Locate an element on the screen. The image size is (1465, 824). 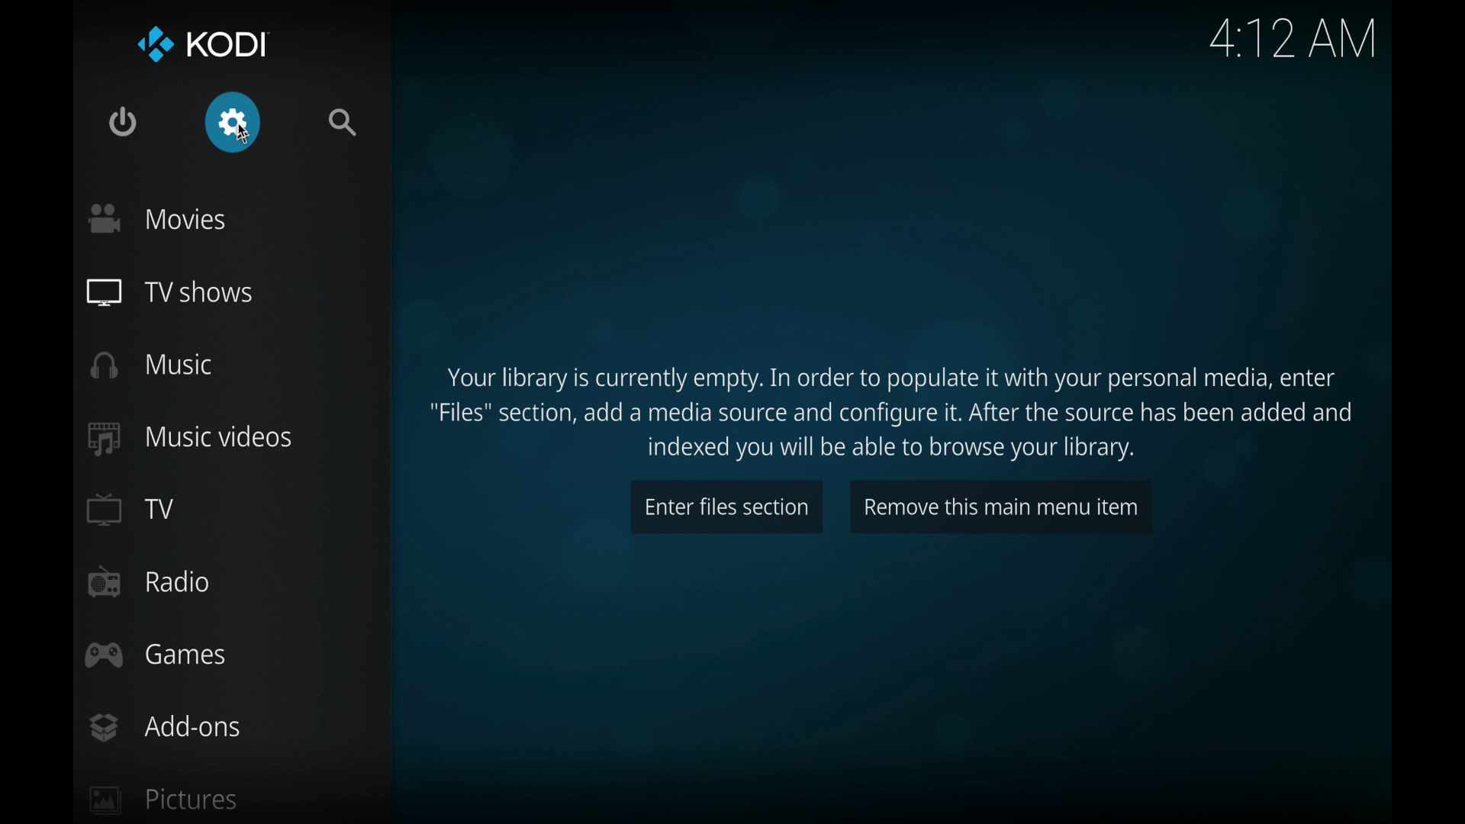
 tv shows is located at coordinates (170, 293).